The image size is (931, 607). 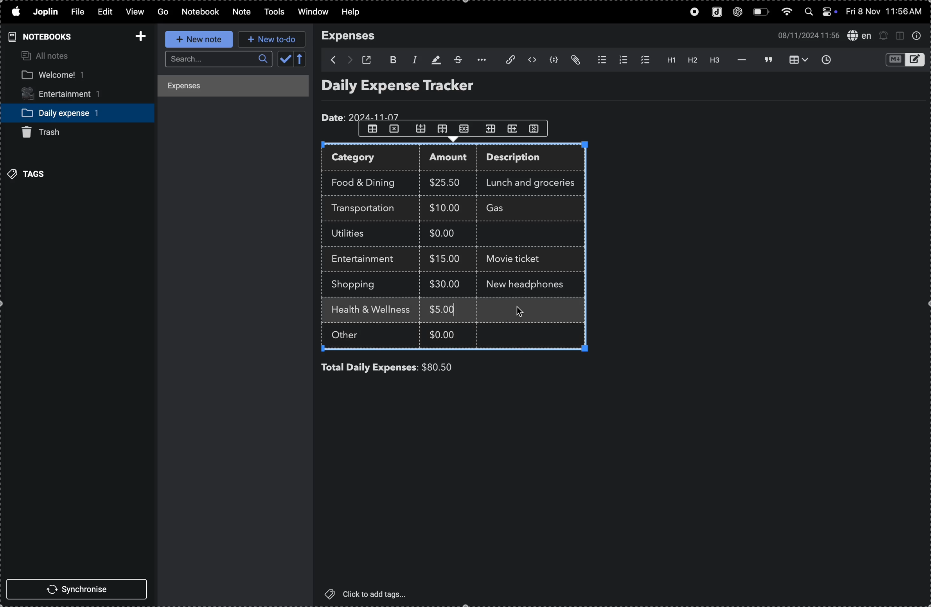 I want to click on wifi, so click(x=786, y=14).